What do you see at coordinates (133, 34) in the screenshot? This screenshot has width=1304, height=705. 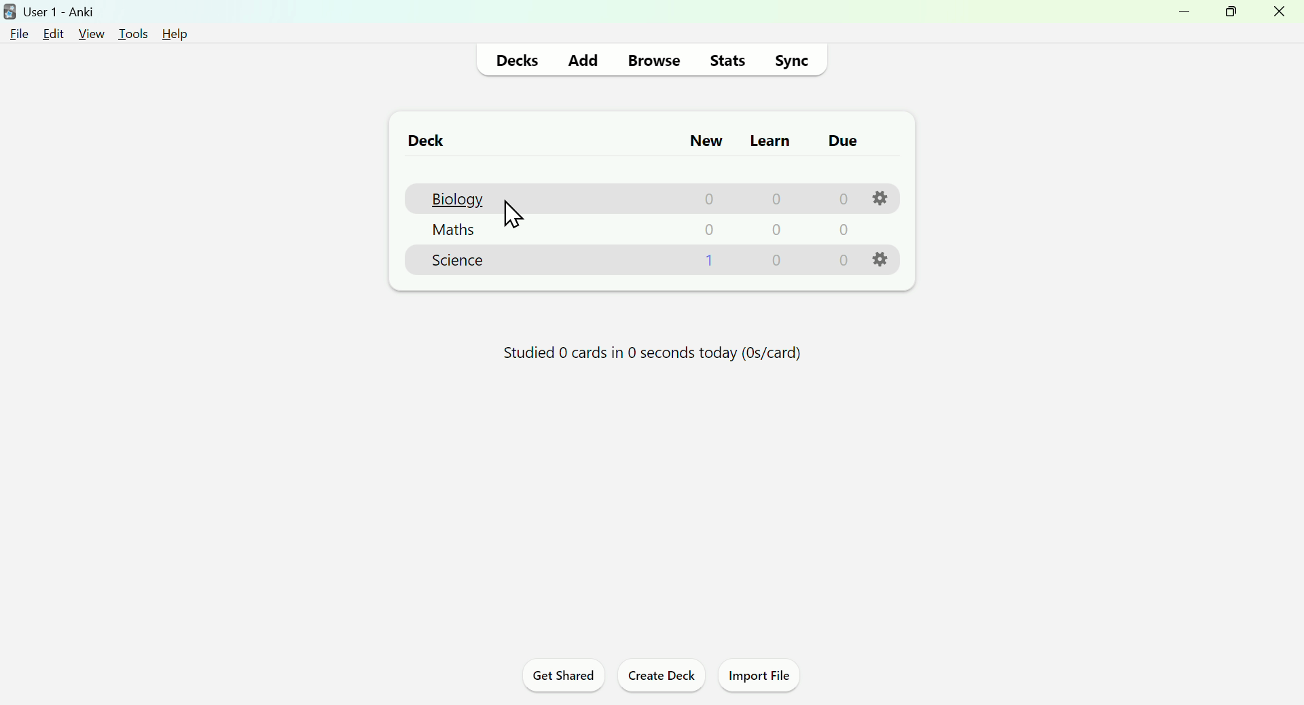 I see `tools` at bounding box center [133, 34].